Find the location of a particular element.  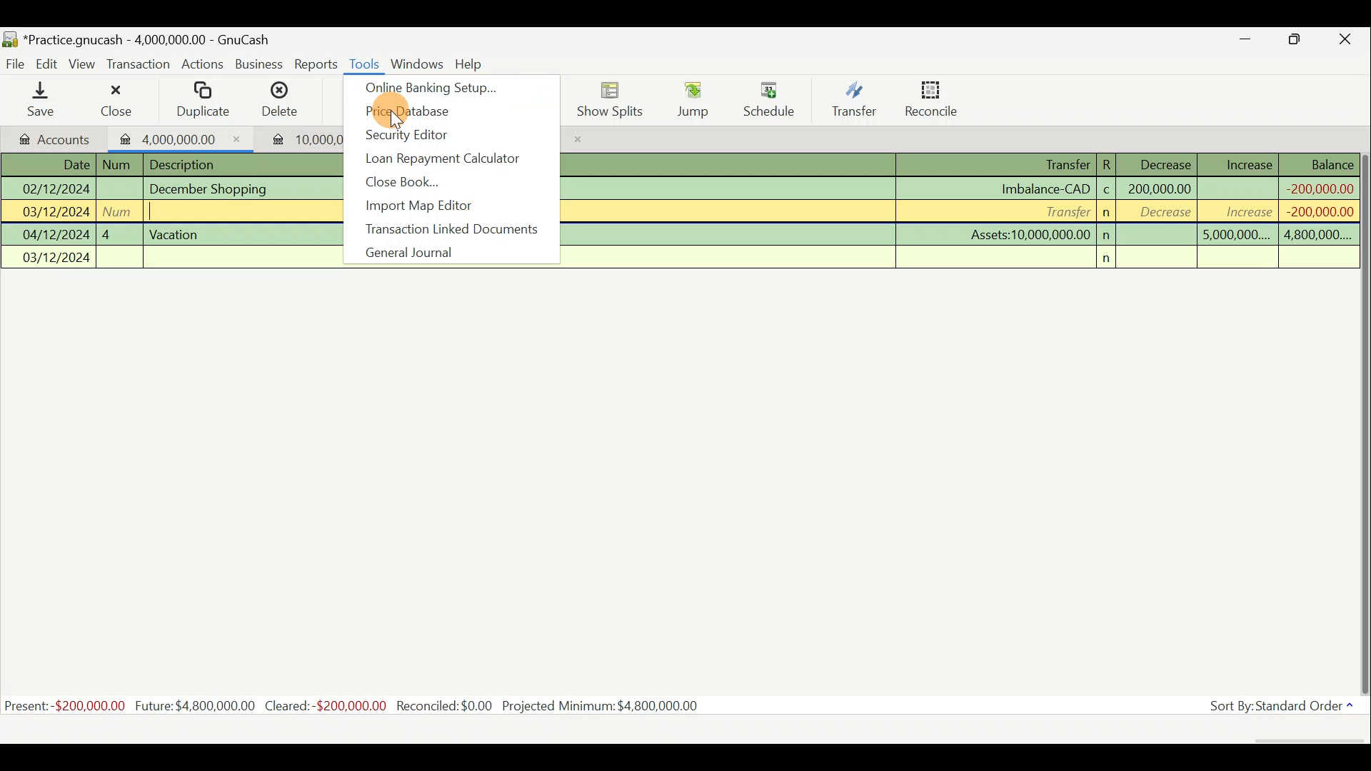

Date  is located at coordinates (66, 164).